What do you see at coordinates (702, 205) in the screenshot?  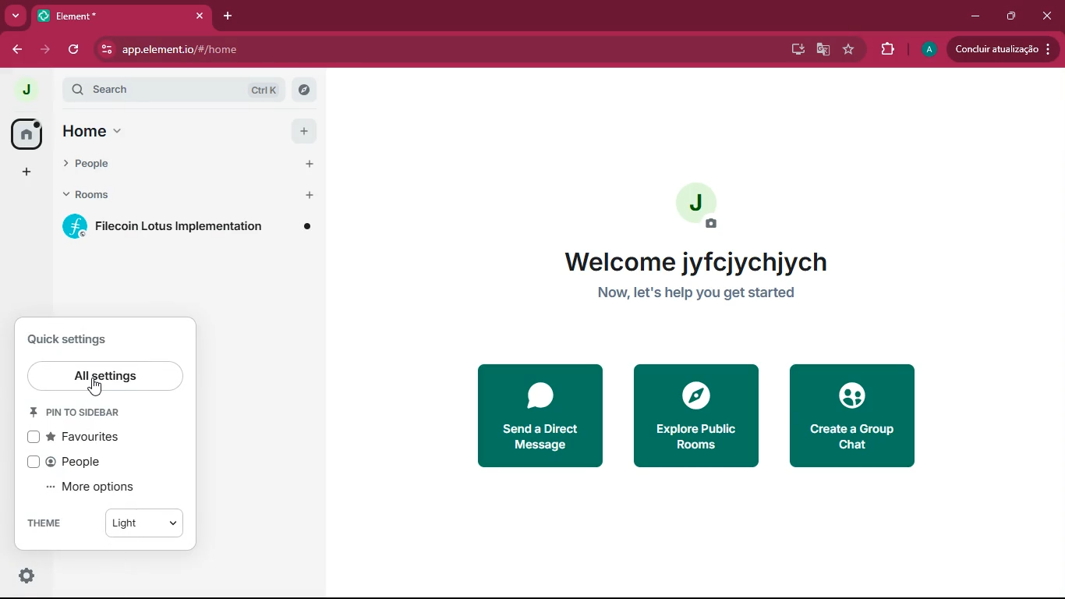 I see `profile picture` at bounding box center [702, 205].